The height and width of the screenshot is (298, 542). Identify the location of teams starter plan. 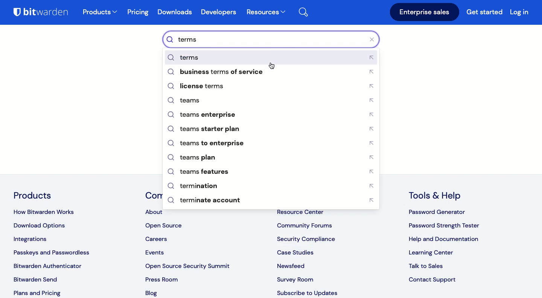
(273, 129).